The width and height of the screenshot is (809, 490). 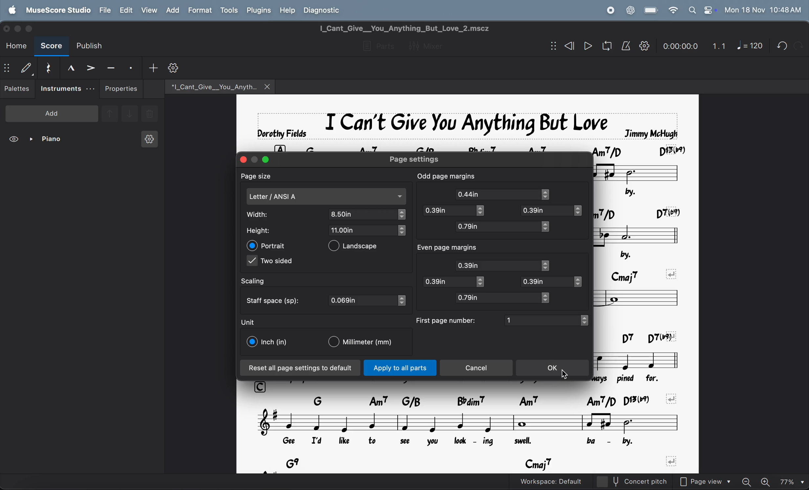 What do you see at coordinates (467, 194) in the screenshot?
I see `0.44 in` at bounding box center [467, 194].